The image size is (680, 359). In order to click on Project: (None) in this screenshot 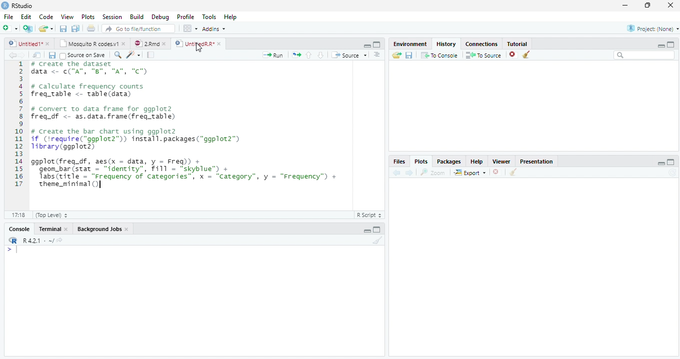, I will do `click(649, 29)`.